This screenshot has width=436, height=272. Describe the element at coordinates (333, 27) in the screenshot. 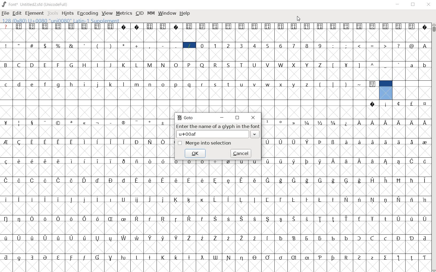

I see `Symbol` at that location.